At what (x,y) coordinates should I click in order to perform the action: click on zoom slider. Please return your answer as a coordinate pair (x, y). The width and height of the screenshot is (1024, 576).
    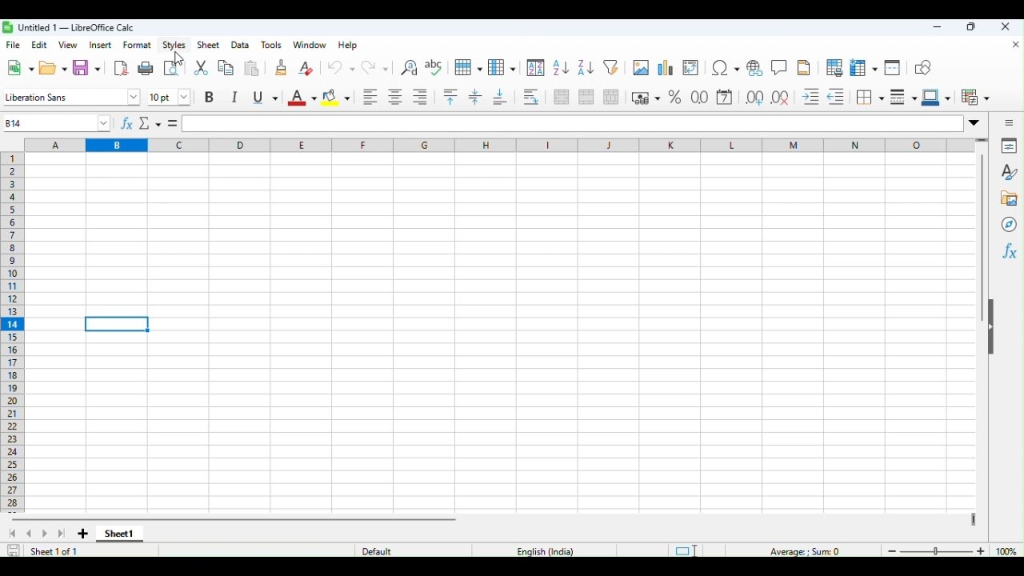
    Looking at the image, I should click on (934, 550).